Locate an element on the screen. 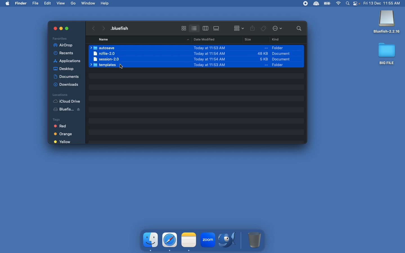 Image resolution: width=405 pixels, height=253 pixels. Search is located at coordinates (348, 4).